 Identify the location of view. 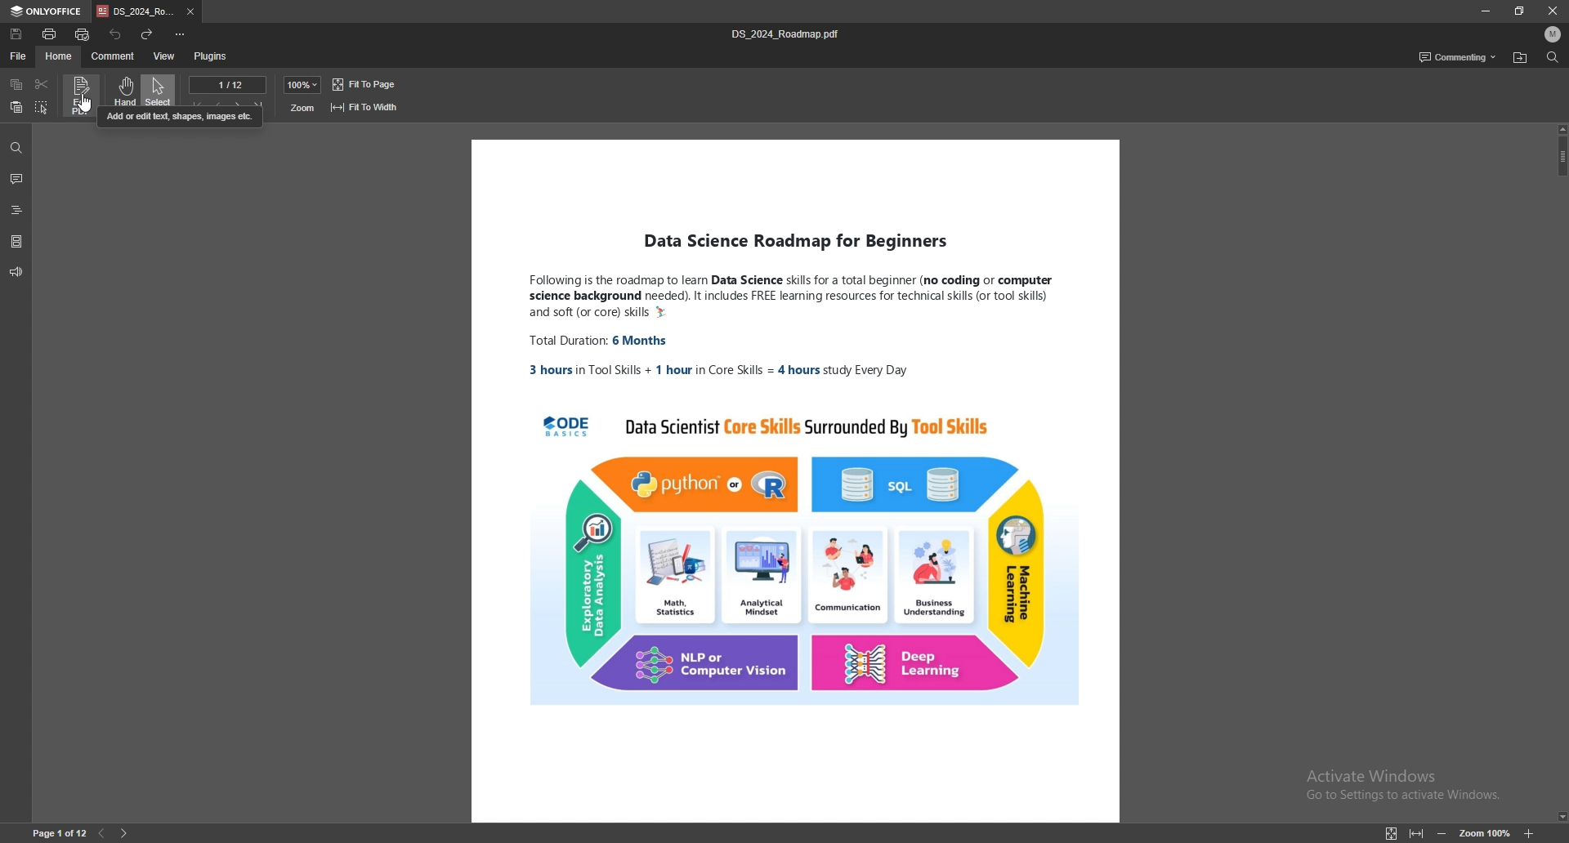
(164, 56).